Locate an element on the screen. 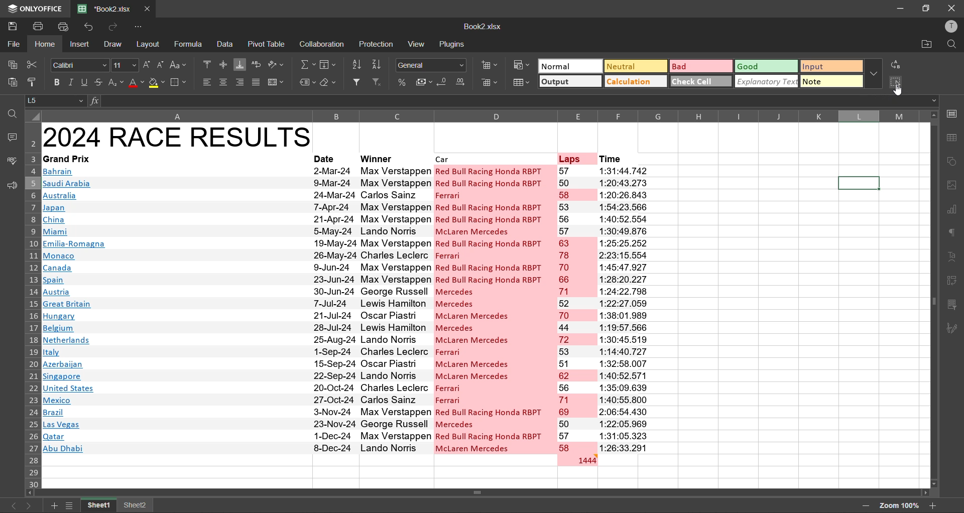 Image resolution: width=964 pixels, height=513 pixels. zoom factor is located at coordinates (900, 505).